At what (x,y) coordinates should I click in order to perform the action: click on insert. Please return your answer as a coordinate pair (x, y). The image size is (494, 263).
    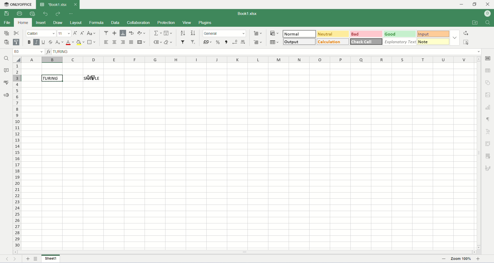
    Looking at the image, I should click on (41, 23).